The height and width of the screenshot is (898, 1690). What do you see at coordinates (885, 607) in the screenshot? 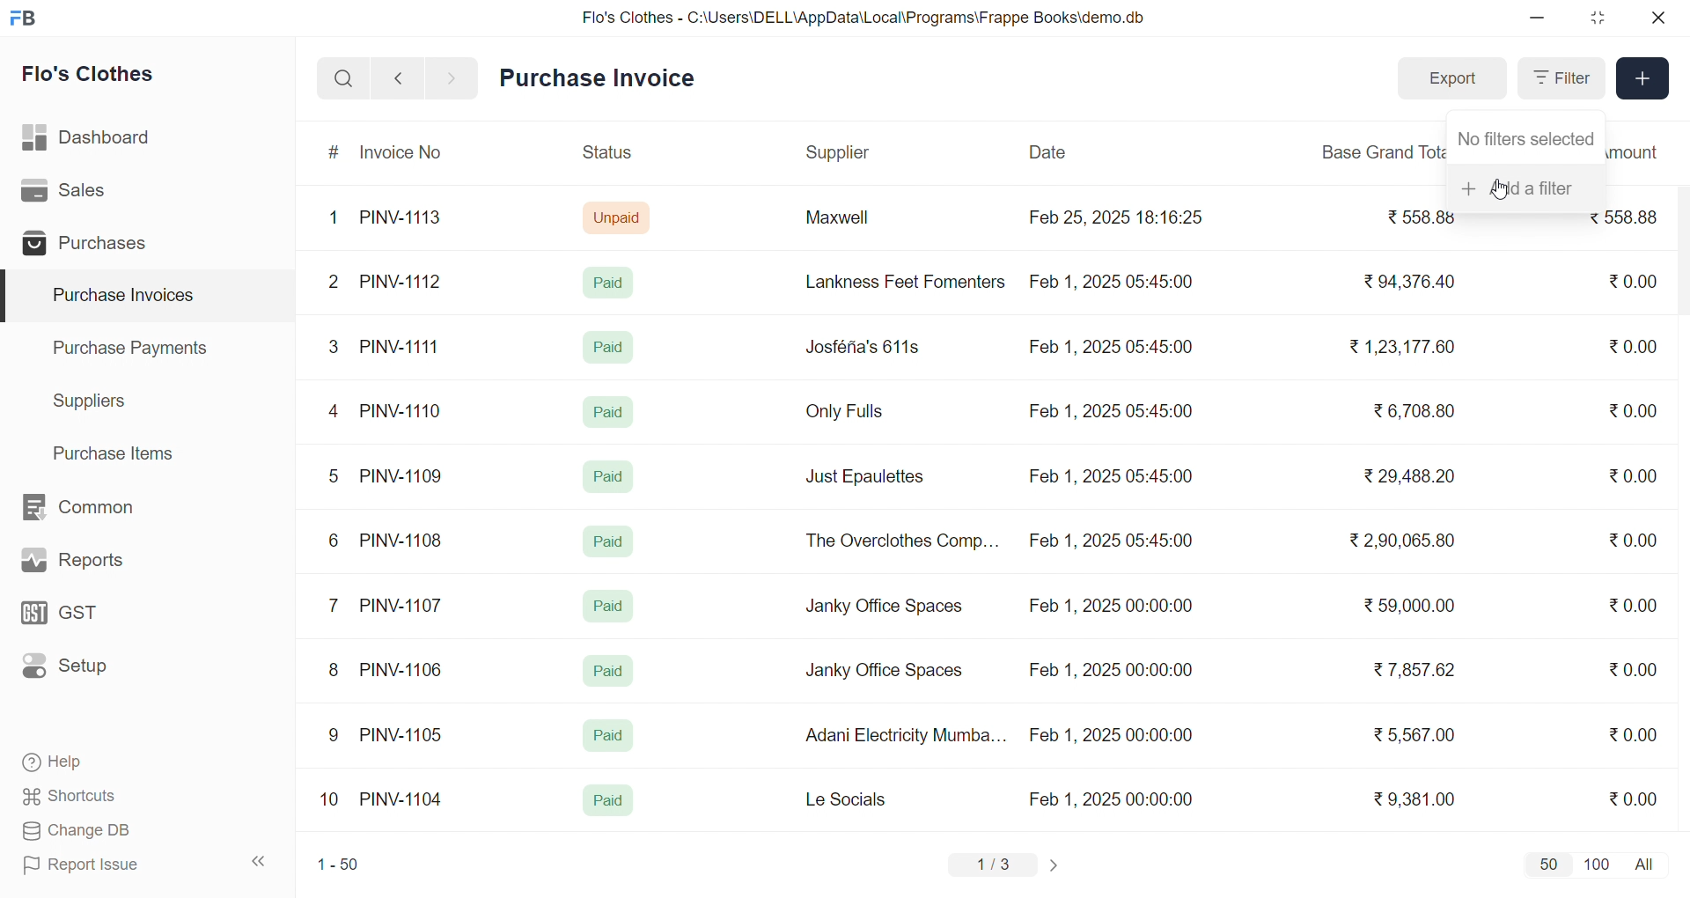
I see `Janky Office Spaces` at bounding box center [885, 607].